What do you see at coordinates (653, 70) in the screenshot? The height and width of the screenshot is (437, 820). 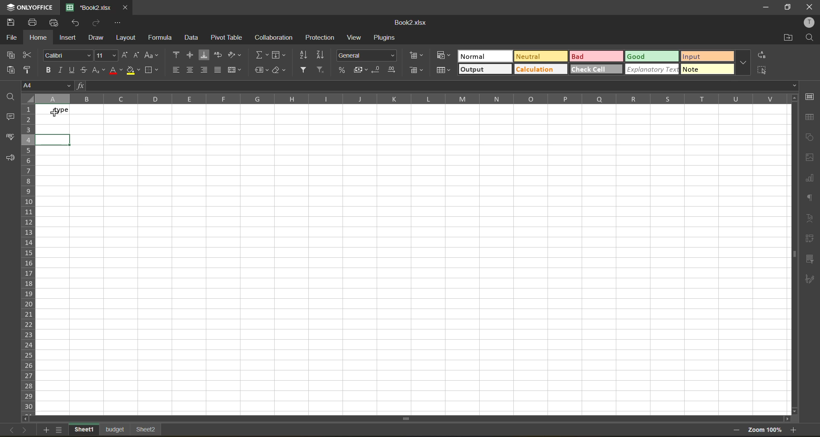 I see `explanatory text` at bounding box center [653, 70].